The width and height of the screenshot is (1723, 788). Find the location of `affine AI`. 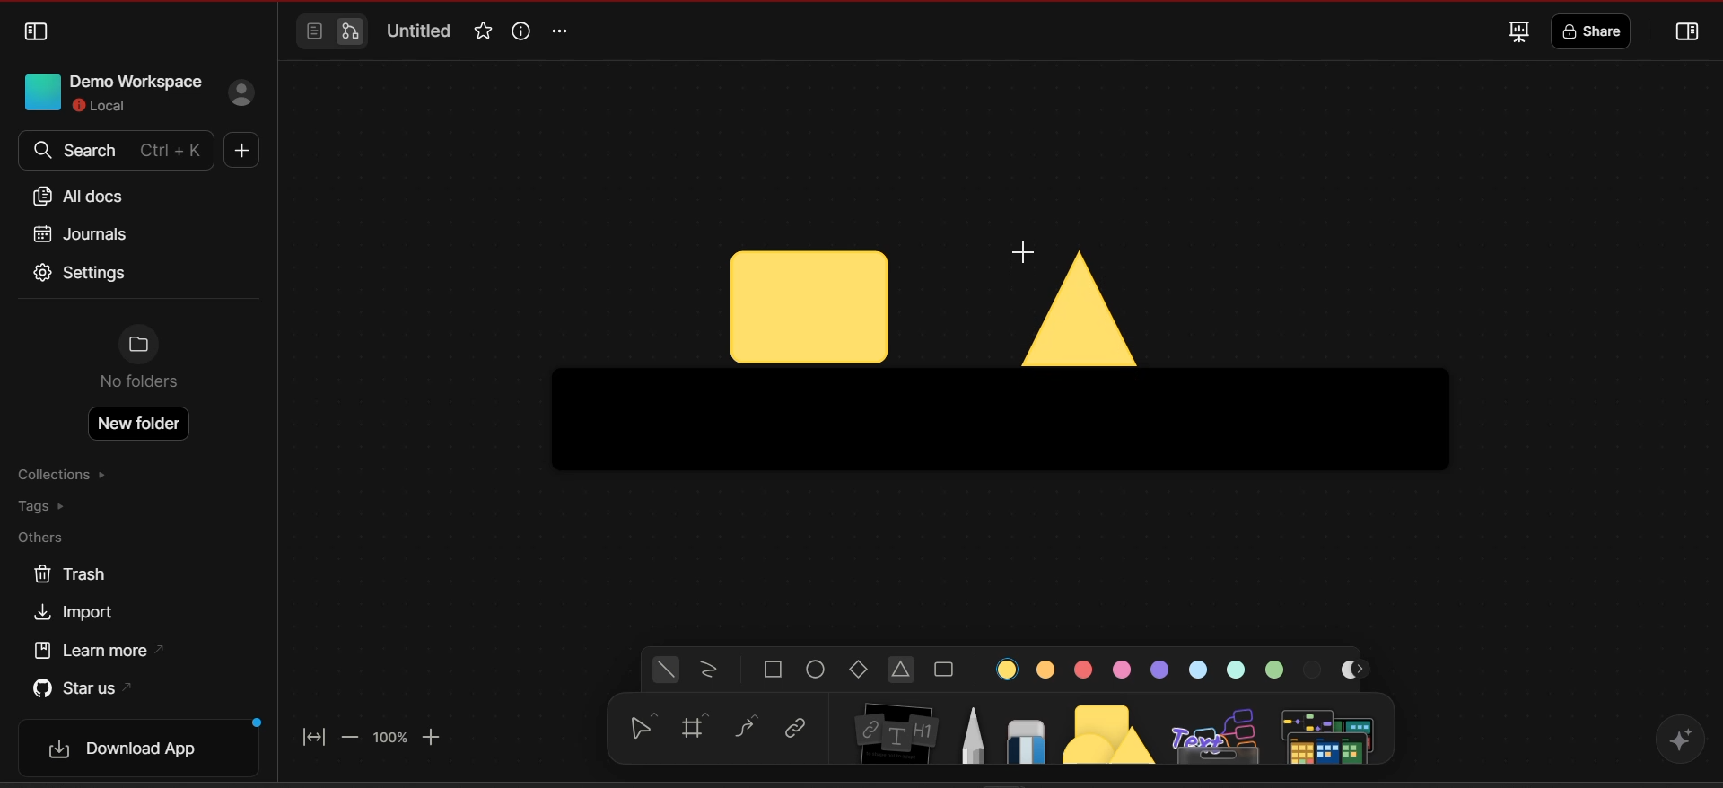

affine AI is located at coordinates (1680, 738).